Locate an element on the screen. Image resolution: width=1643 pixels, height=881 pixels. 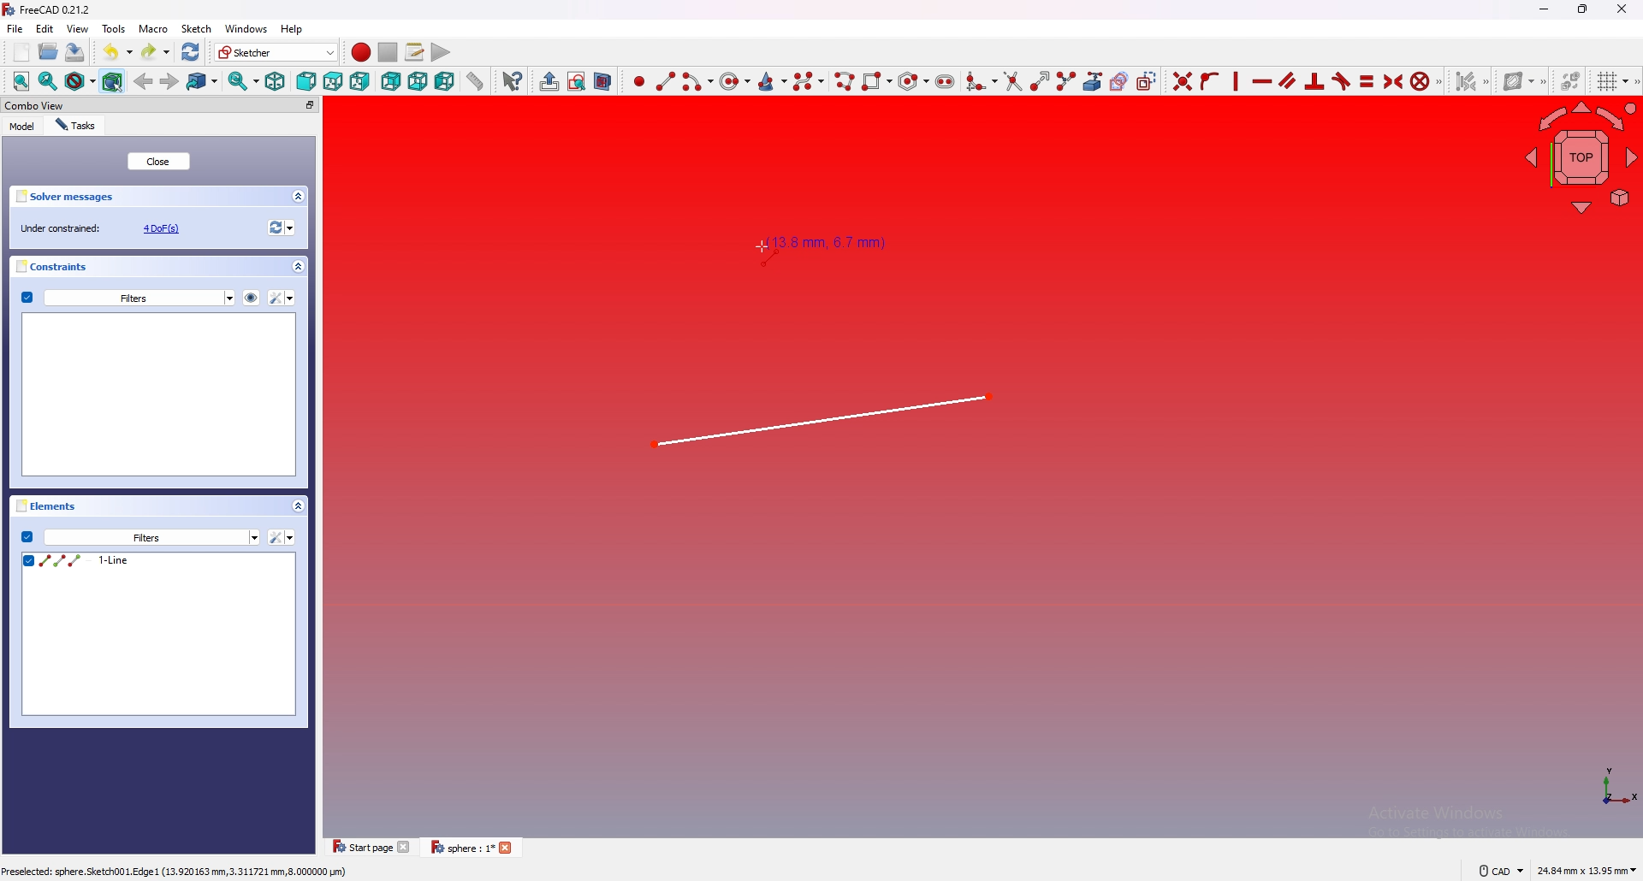
Constrain perpendicular is located at coordinates (1313, 81).